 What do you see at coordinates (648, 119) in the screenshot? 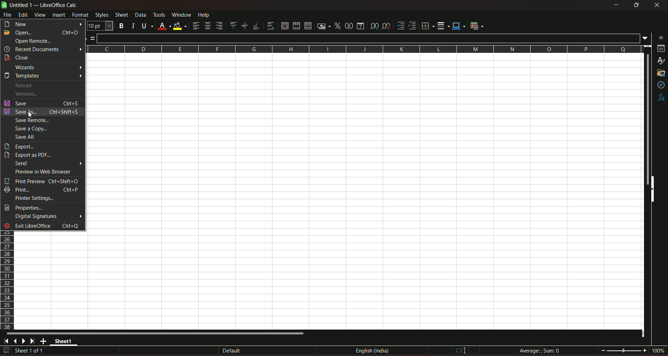
I see `vertical scroll bar` at bounding box center [648, 119].